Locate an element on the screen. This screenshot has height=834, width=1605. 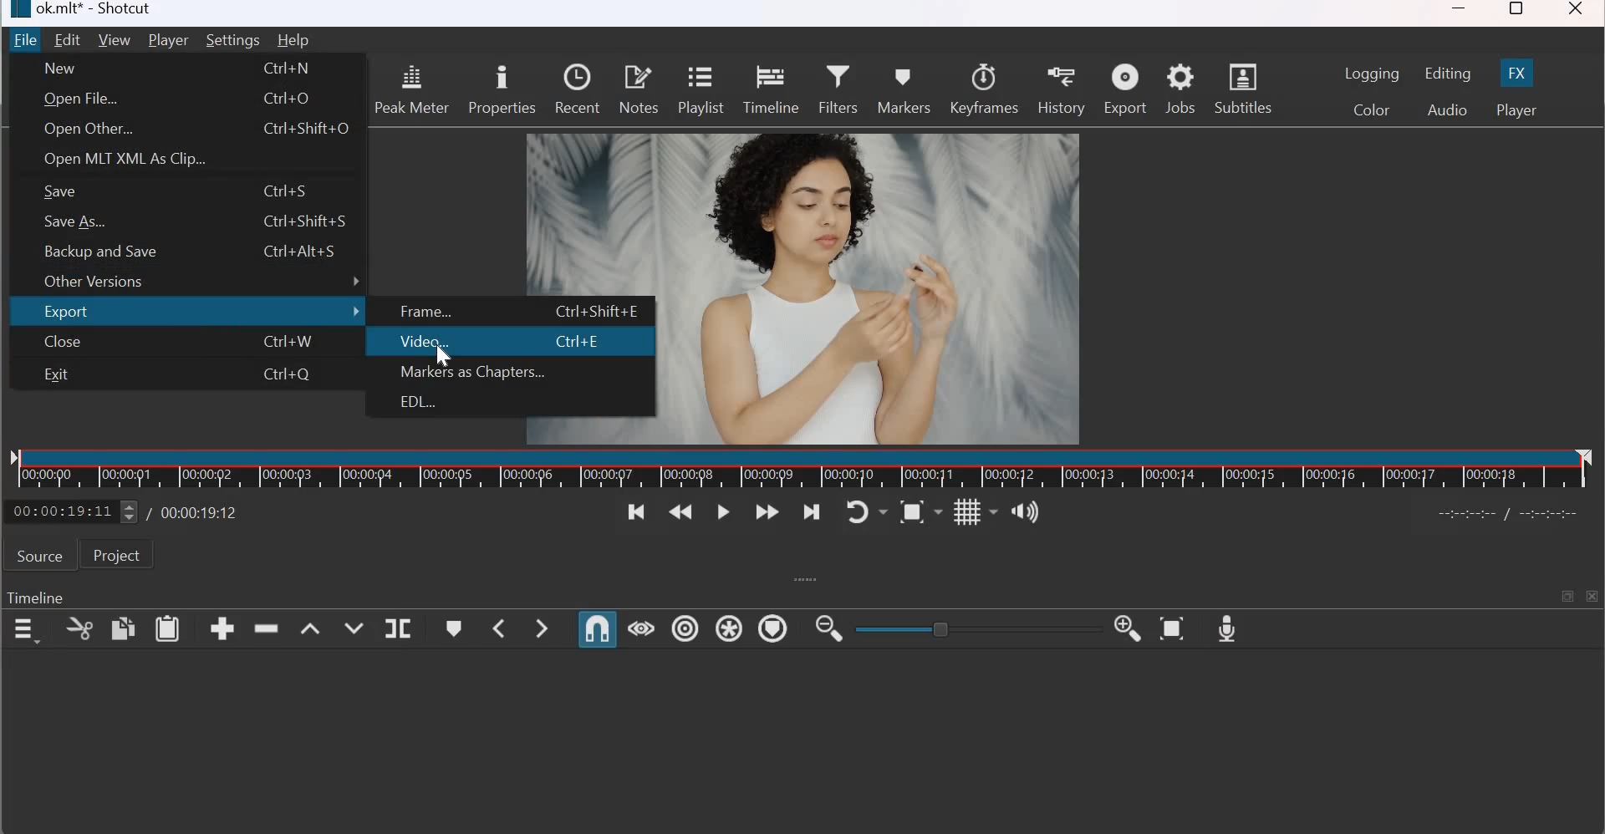
Open file is located at coordinates (82, 101).